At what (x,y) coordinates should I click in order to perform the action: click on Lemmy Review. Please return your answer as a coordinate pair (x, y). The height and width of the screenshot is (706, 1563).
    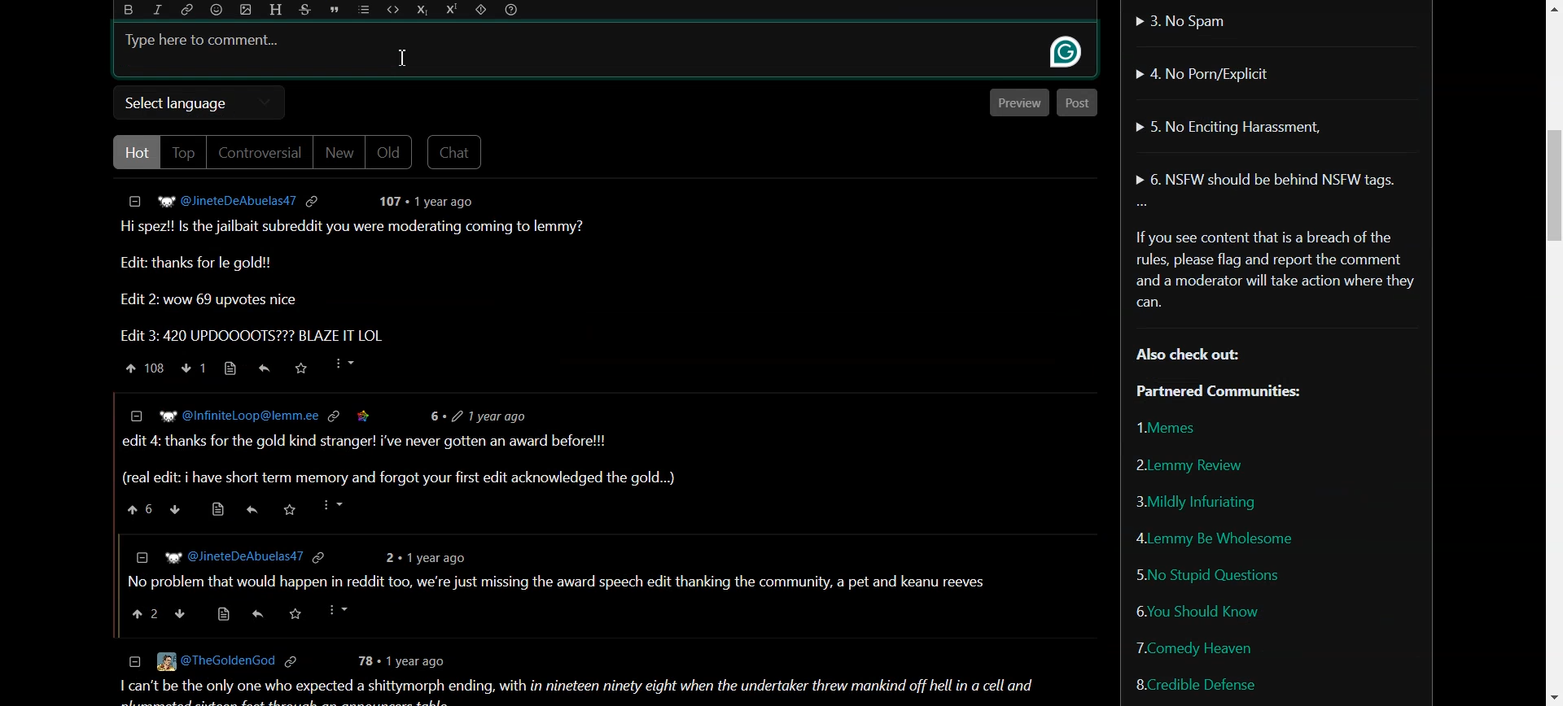
    Looking at the image, I should click on (1197, 465).